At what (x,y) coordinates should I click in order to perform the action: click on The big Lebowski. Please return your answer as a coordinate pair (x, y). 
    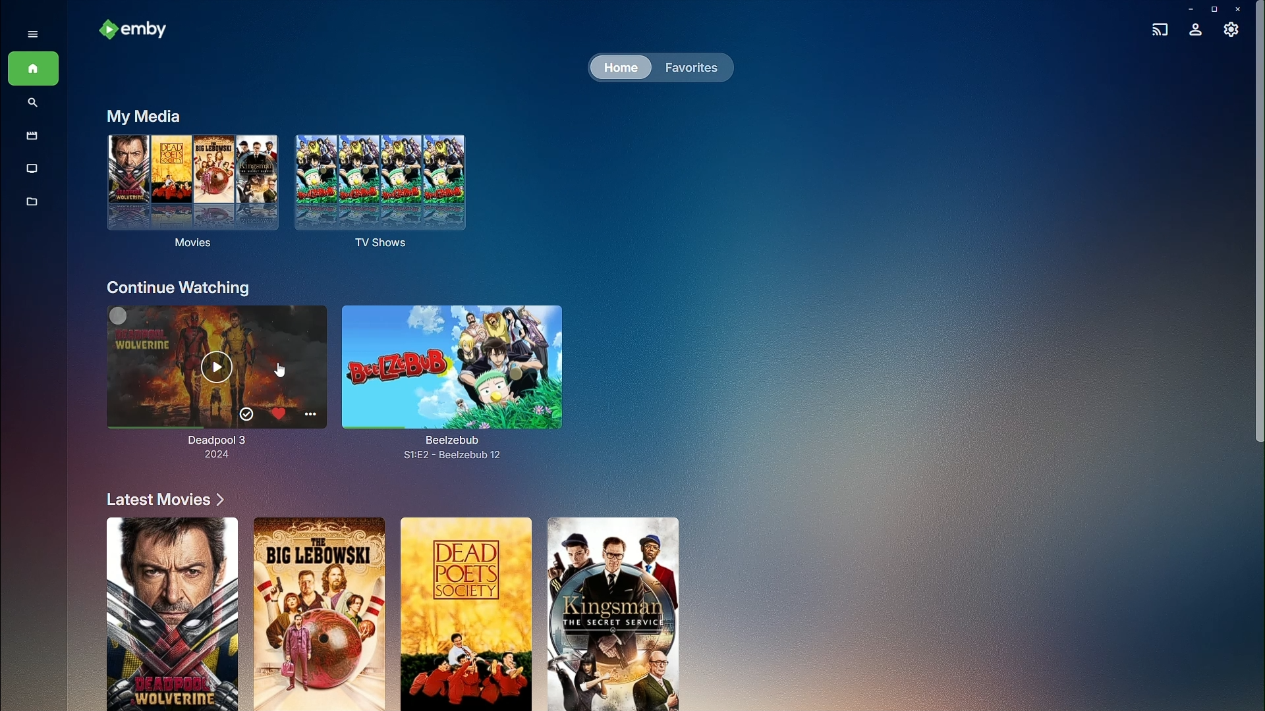
    Looking at the image, I should click on (320, 613).